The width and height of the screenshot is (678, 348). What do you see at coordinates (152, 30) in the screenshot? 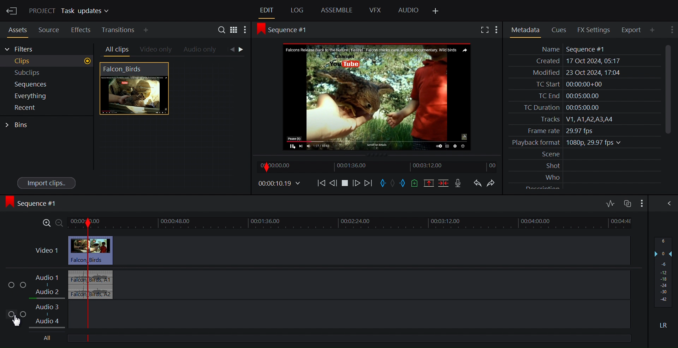
I see `Add` at bounding box center [152, 30].